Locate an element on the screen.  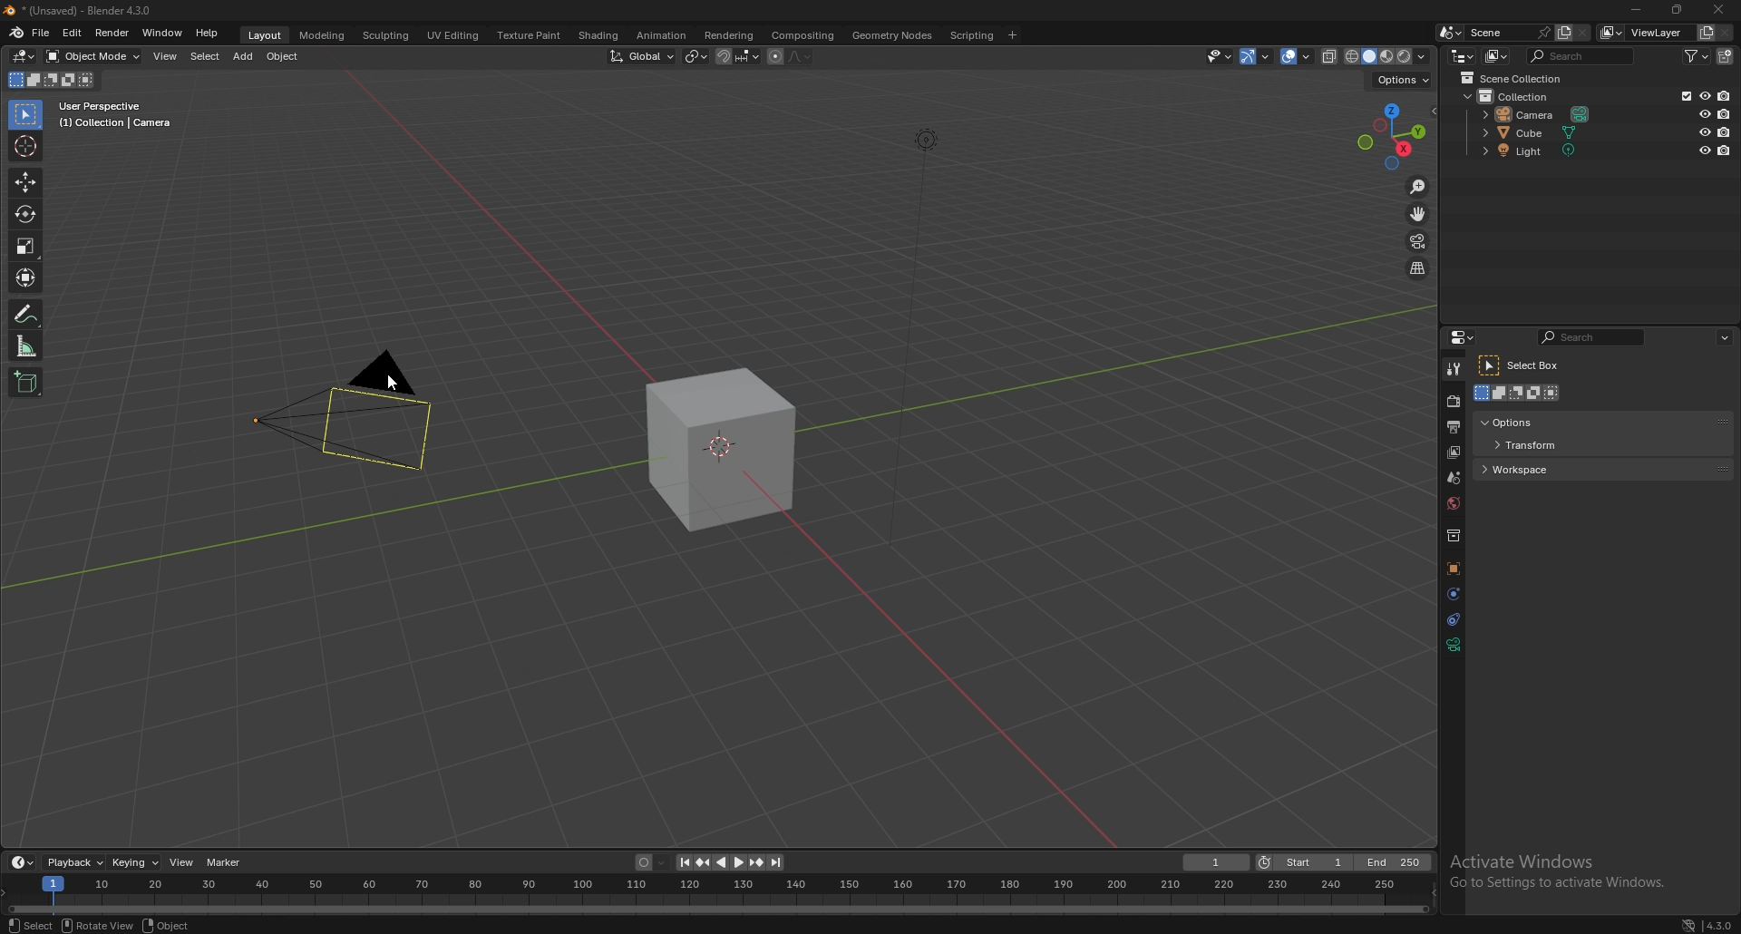
current frame is located at coordinates (1216, 863).